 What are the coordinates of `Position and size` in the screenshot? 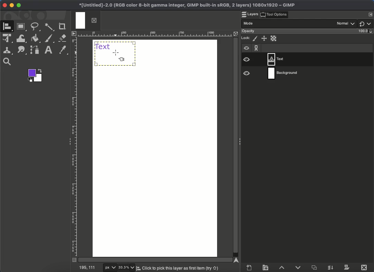 It's located at (263, 38).